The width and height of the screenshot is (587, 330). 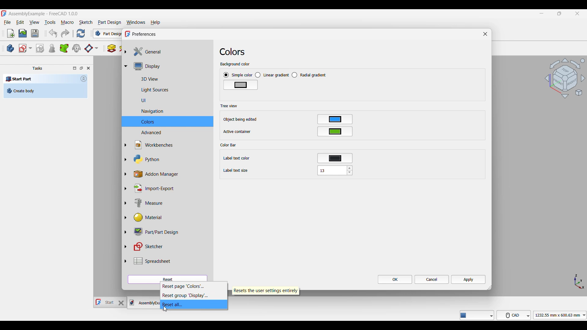 What do you see at coordinates (65, 33) in the screenshot?
I see `Redo` at bounding box center [65, 33].